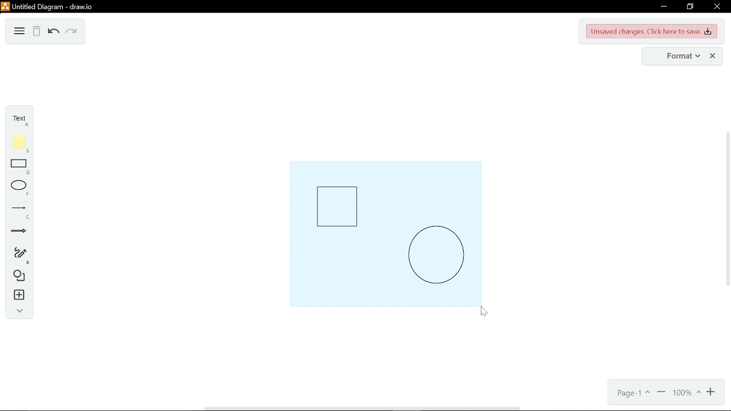  What do you see at coordinates (632, 393) in the screenshot?
I see `current page` at bounding box center [632, 393].